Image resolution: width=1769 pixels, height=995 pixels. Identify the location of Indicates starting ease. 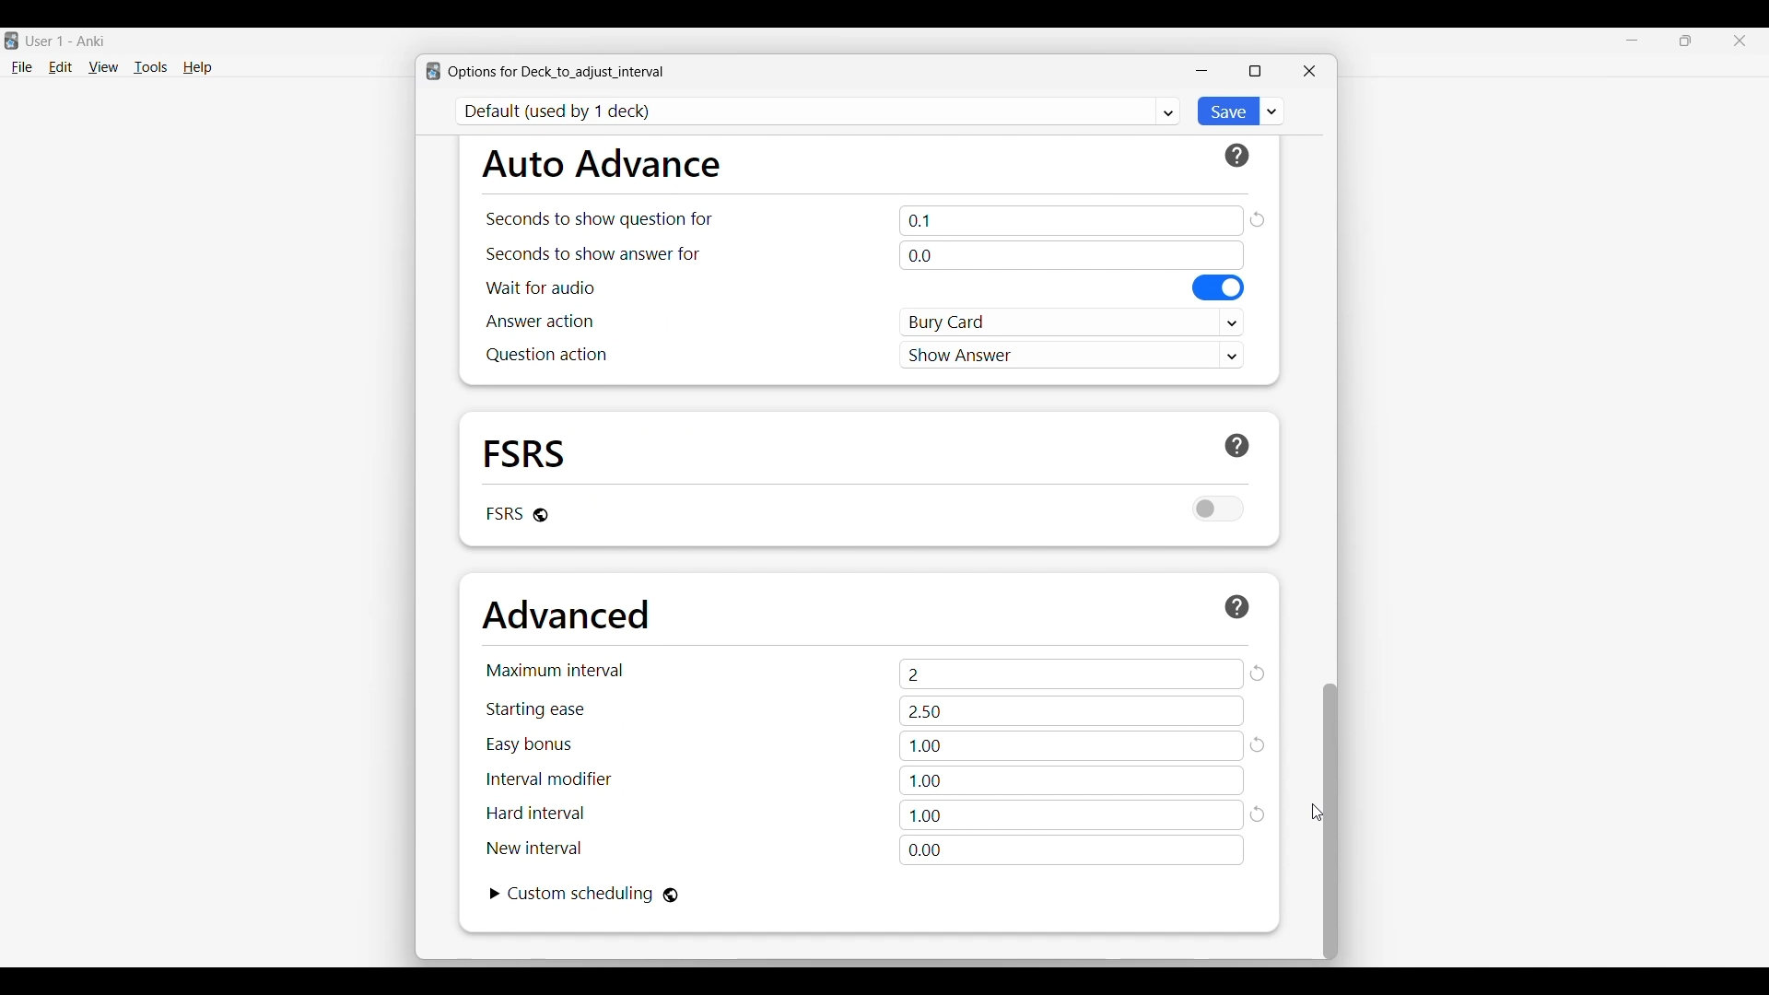
(537, 709).